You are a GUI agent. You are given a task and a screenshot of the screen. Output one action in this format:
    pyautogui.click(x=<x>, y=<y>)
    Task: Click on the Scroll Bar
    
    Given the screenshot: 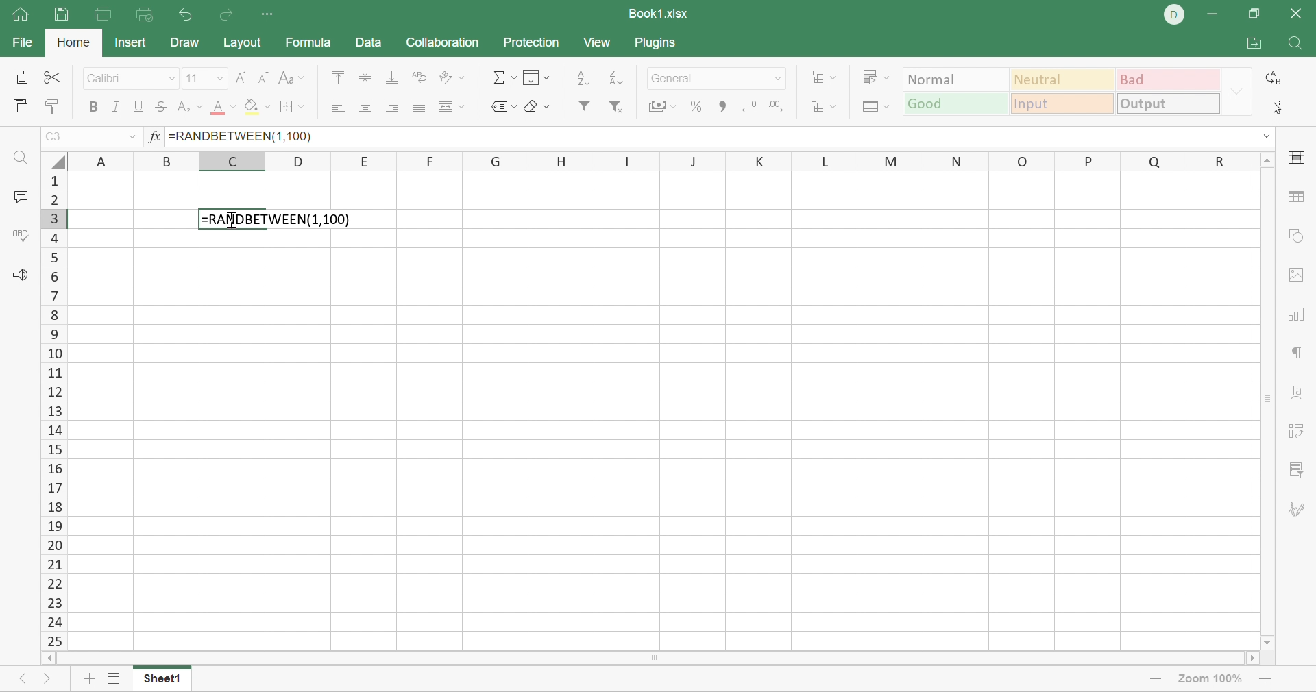 What is the action you would take?
    pyautogui.click(x=51, y=409)
    